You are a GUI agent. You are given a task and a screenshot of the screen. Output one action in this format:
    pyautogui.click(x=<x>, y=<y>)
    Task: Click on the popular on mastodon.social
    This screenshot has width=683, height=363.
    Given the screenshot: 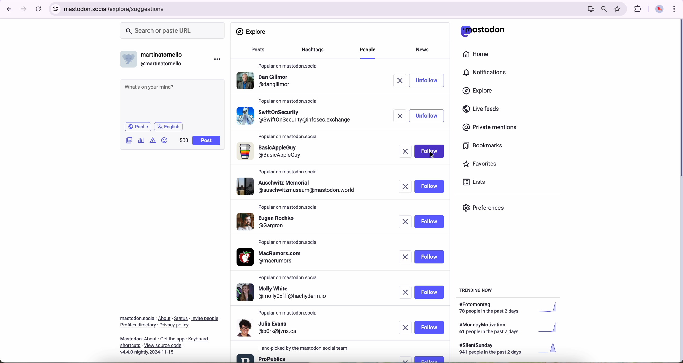 What is the action you would take?
    pyautogui.click(x=289, y=243)
    